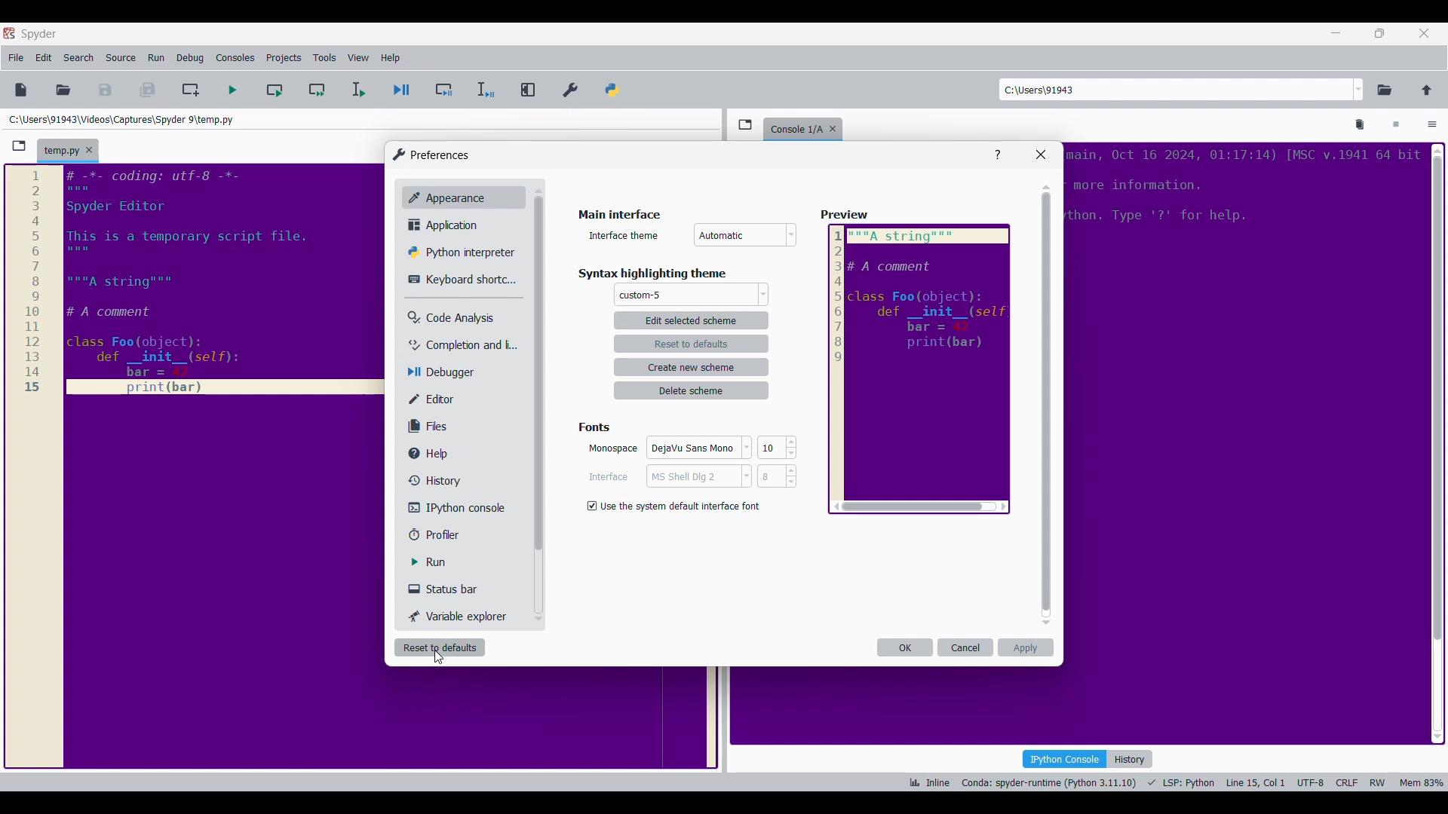  What do you see at coordinates (652, 274) in the screenshot?
I see `Section title` at bounding box center [652, 274].